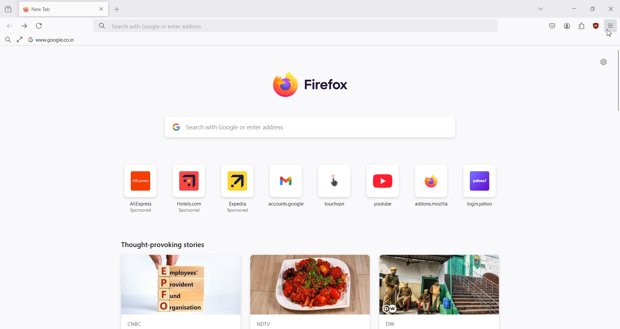 The image size is (620, 329). I want to click on Google home page, so click(51, 39).